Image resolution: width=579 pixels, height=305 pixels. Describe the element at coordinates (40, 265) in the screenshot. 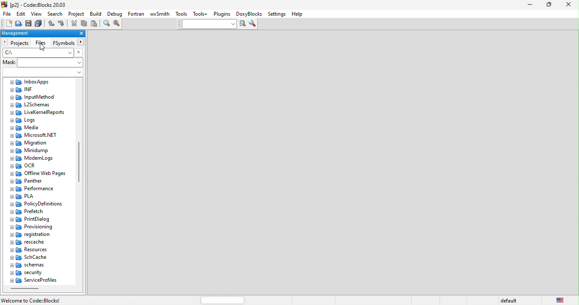

I see `schemas` at that location.